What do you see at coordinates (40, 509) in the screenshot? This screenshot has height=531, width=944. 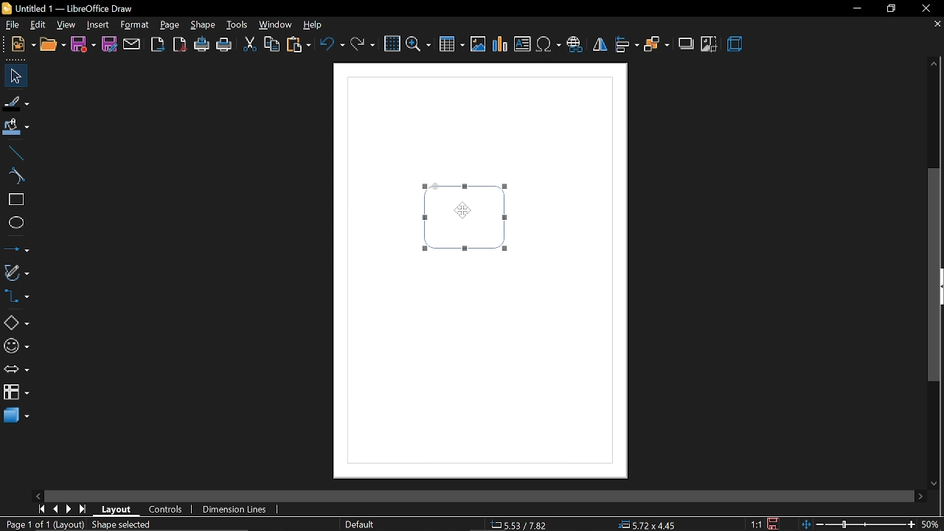 I see `go to first page` at bounding box center [40, 509].